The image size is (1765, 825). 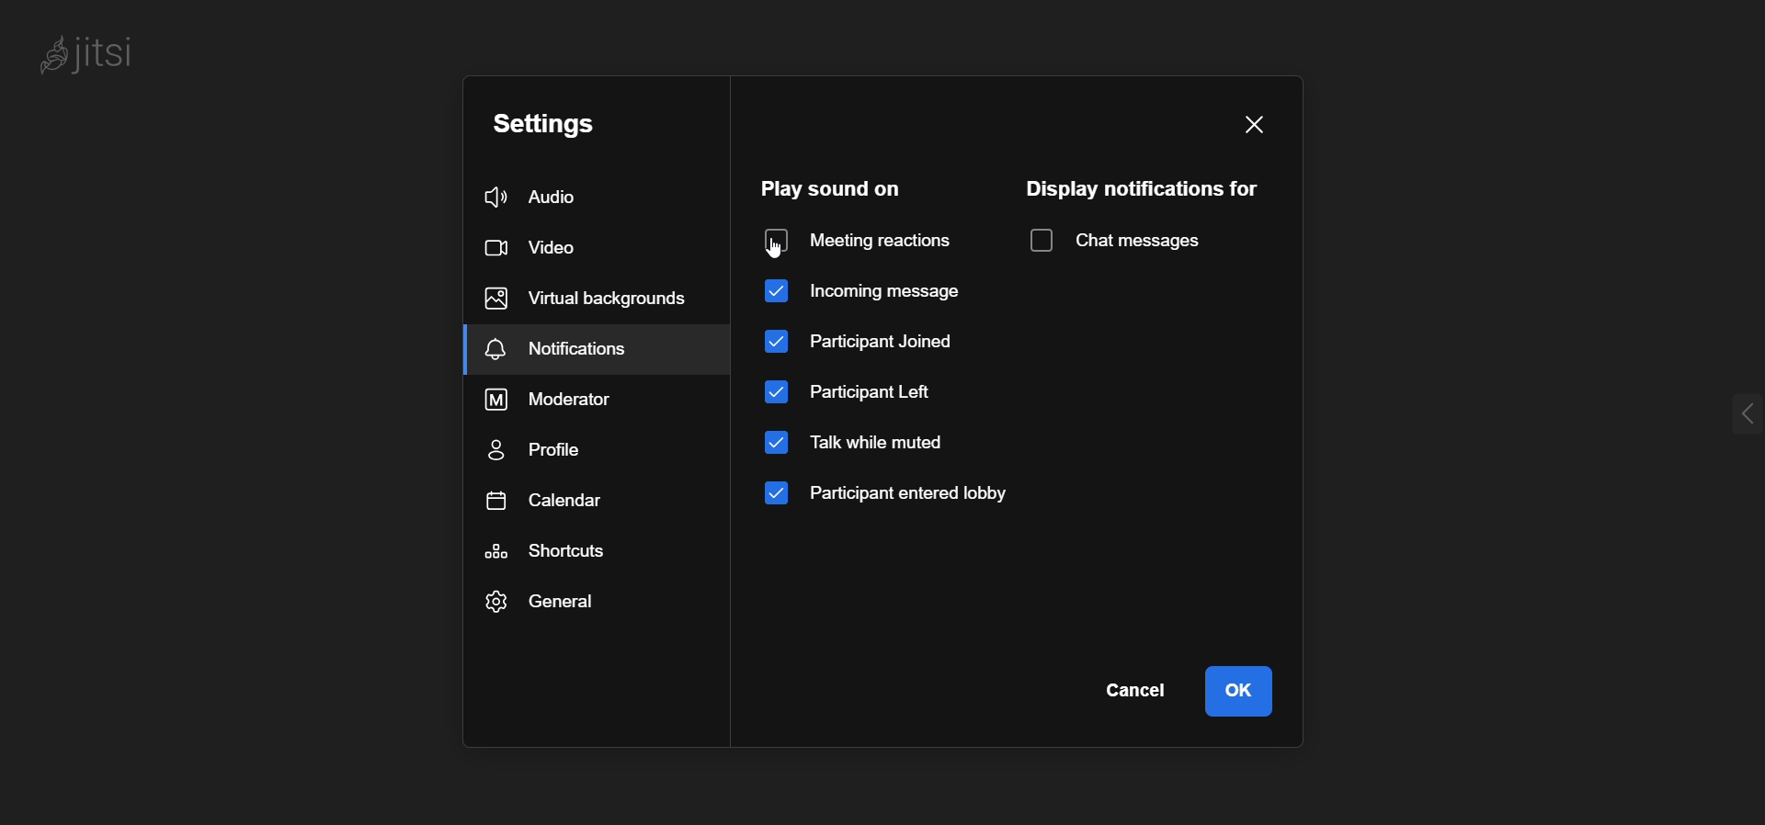 I want to click on notification, so click(x=556, y=346).